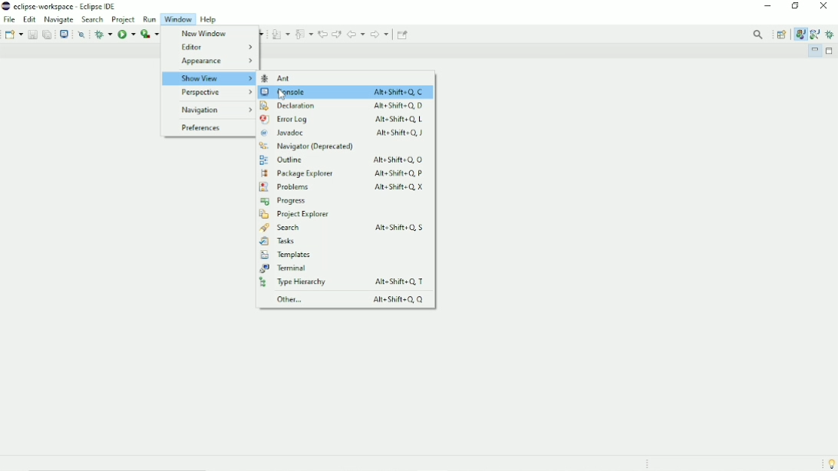 This screenshot has width=838, height=471. What do you see at coordinates (322, 35) in the screenshot?
I see `Previous edit location` at bounding box center [322, 35].